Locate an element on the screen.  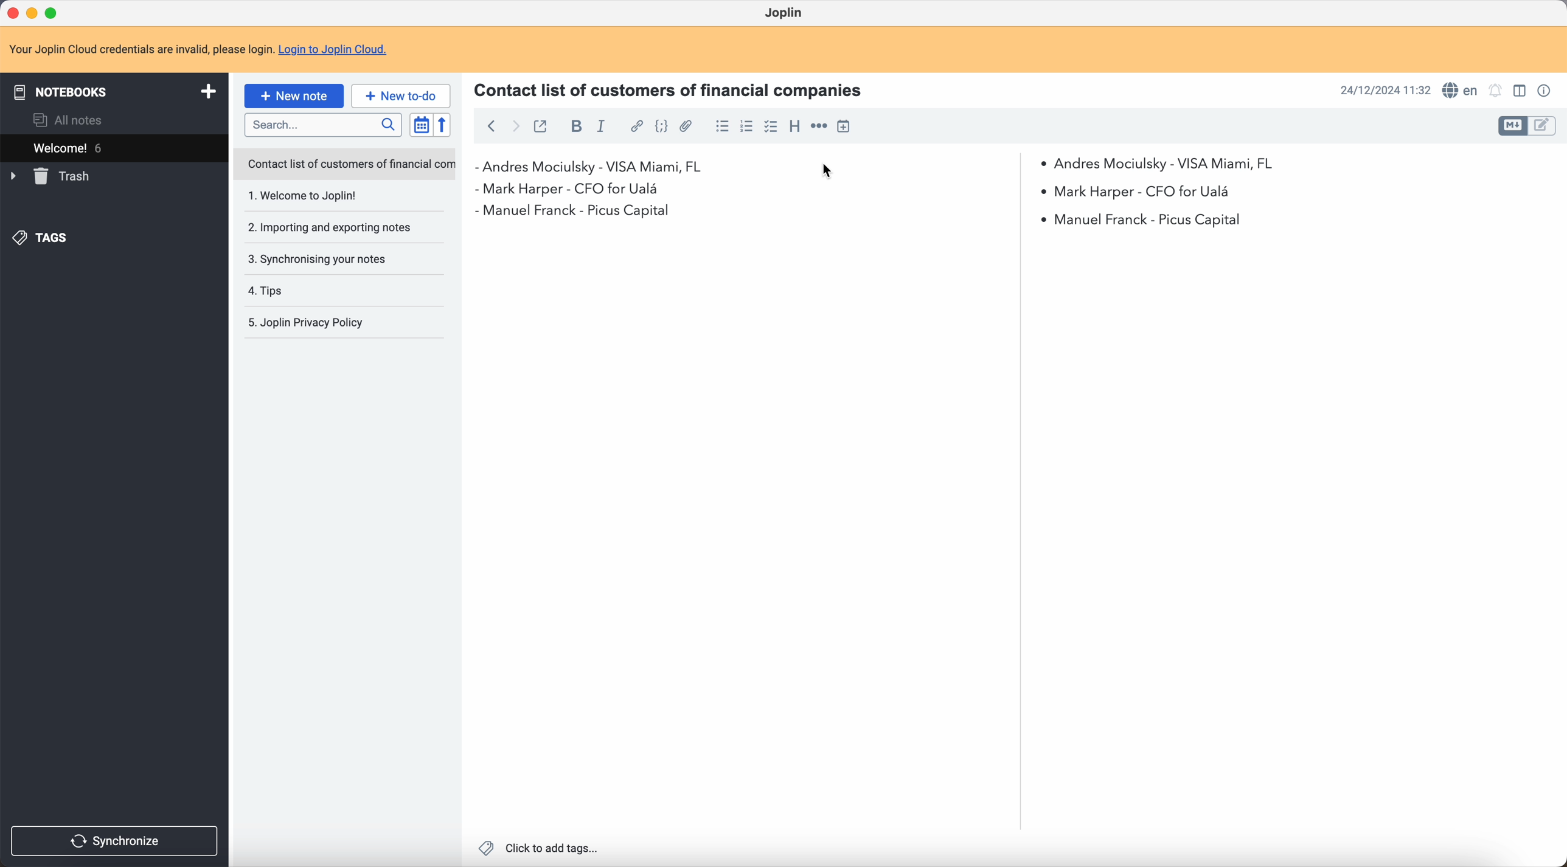
check list is located at coordinates (771, 127).